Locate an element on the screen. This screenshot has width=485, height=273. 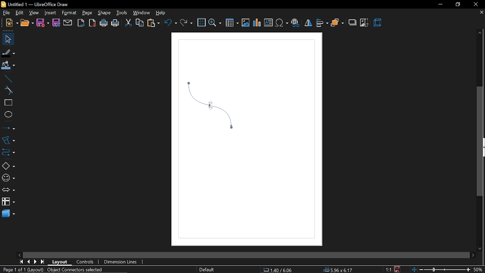
shape is located at coordinates (103, 13).